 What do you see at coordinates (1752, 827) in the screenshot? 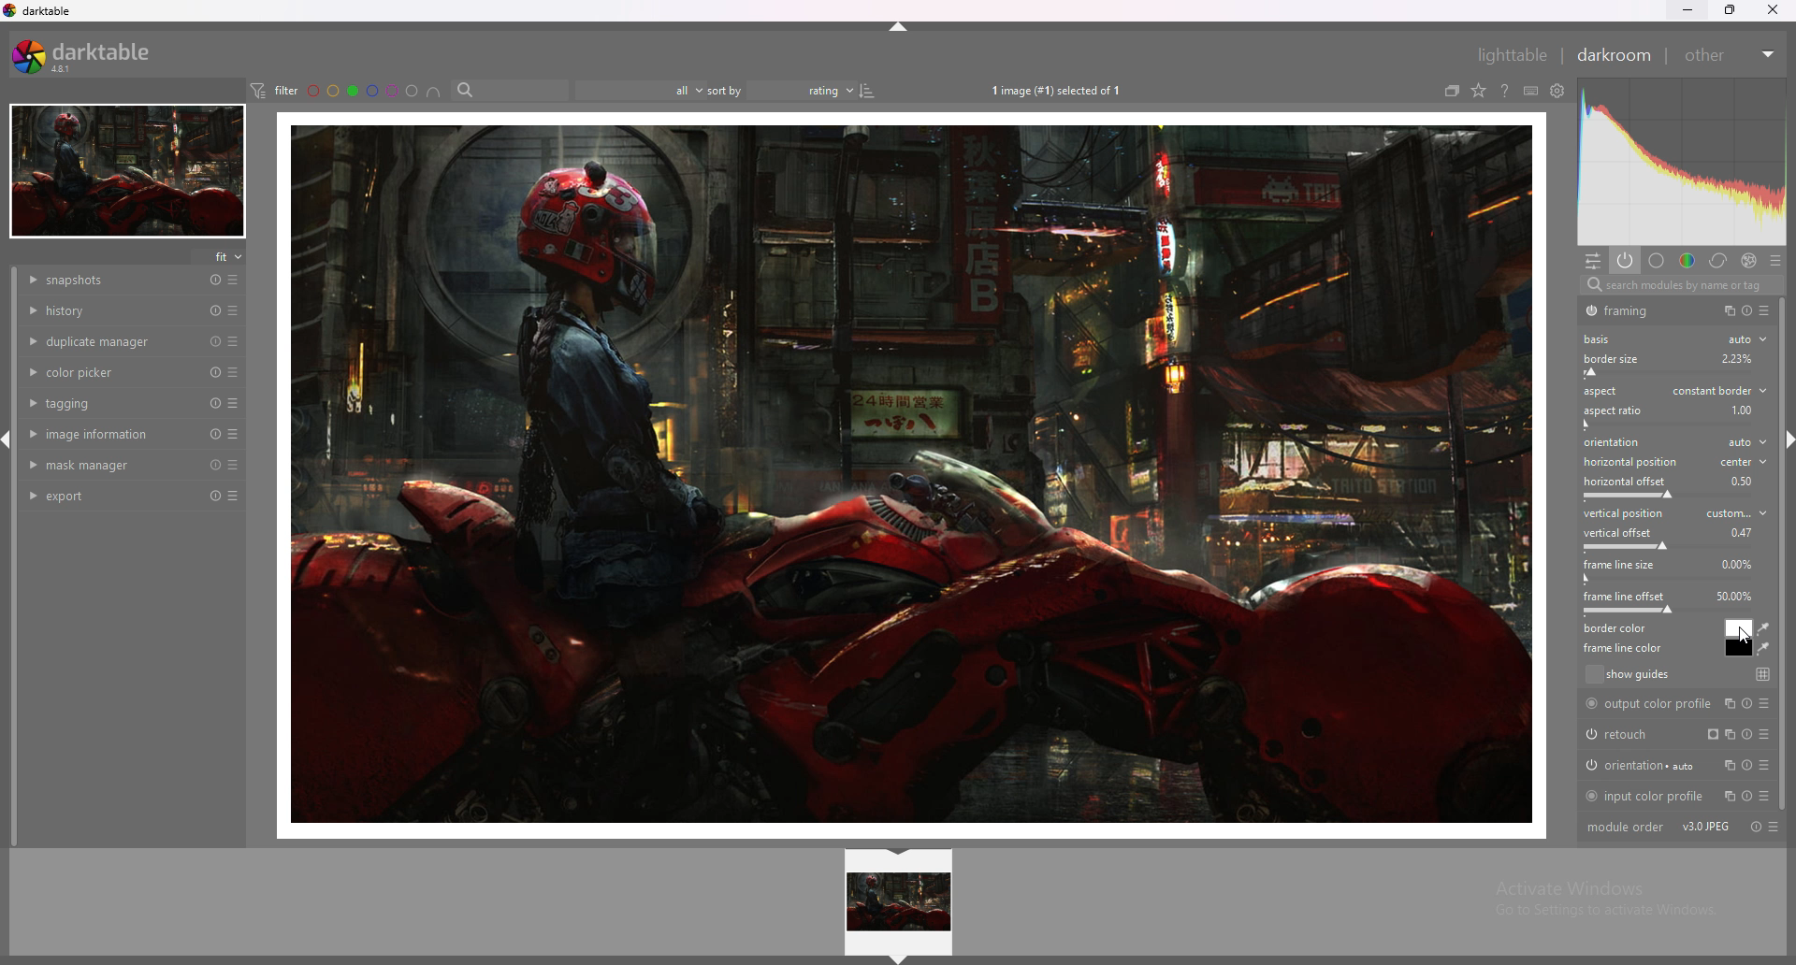
I see `toggle` at bounding box center [1752, 827].